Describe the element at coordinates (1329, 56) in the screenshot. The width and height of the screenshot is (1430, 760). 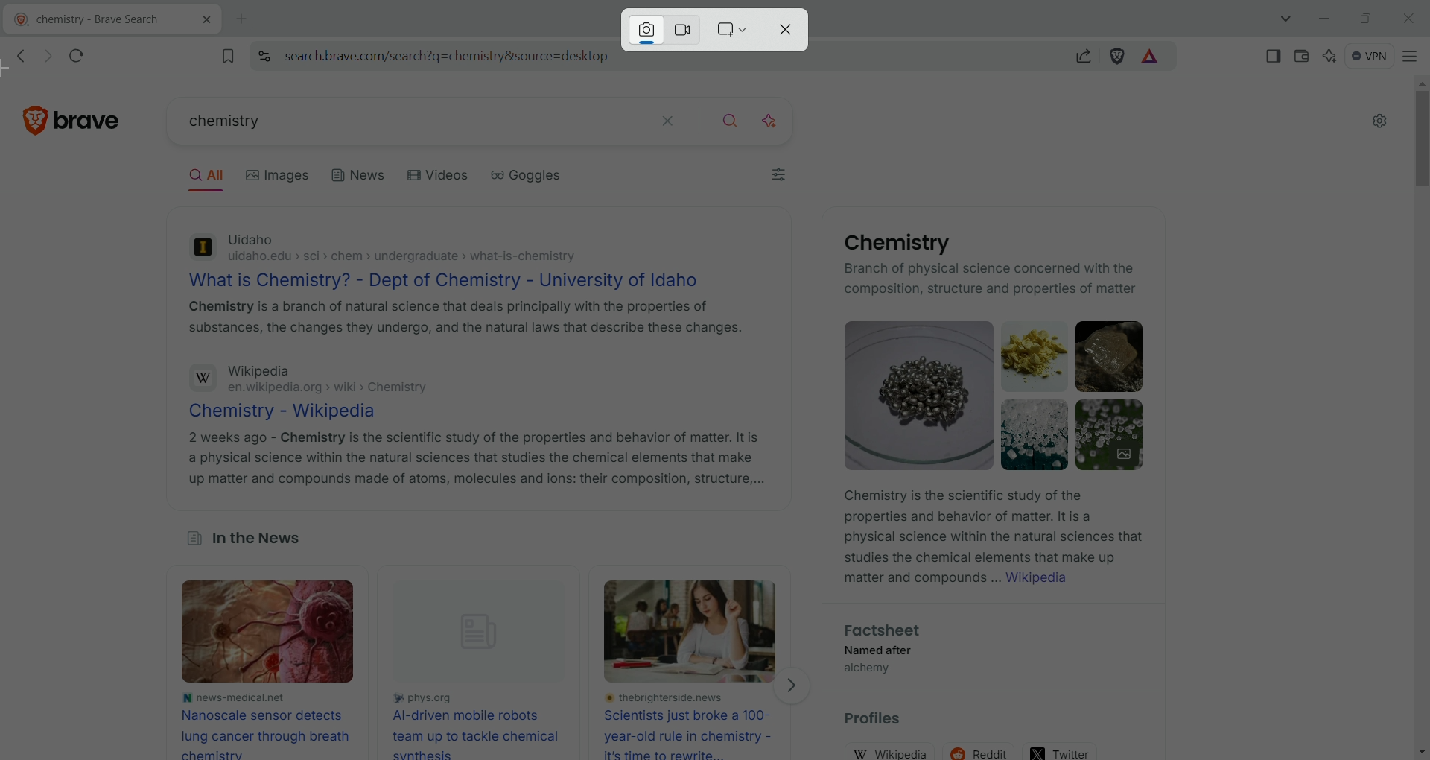
I see `leo AI` at that location.